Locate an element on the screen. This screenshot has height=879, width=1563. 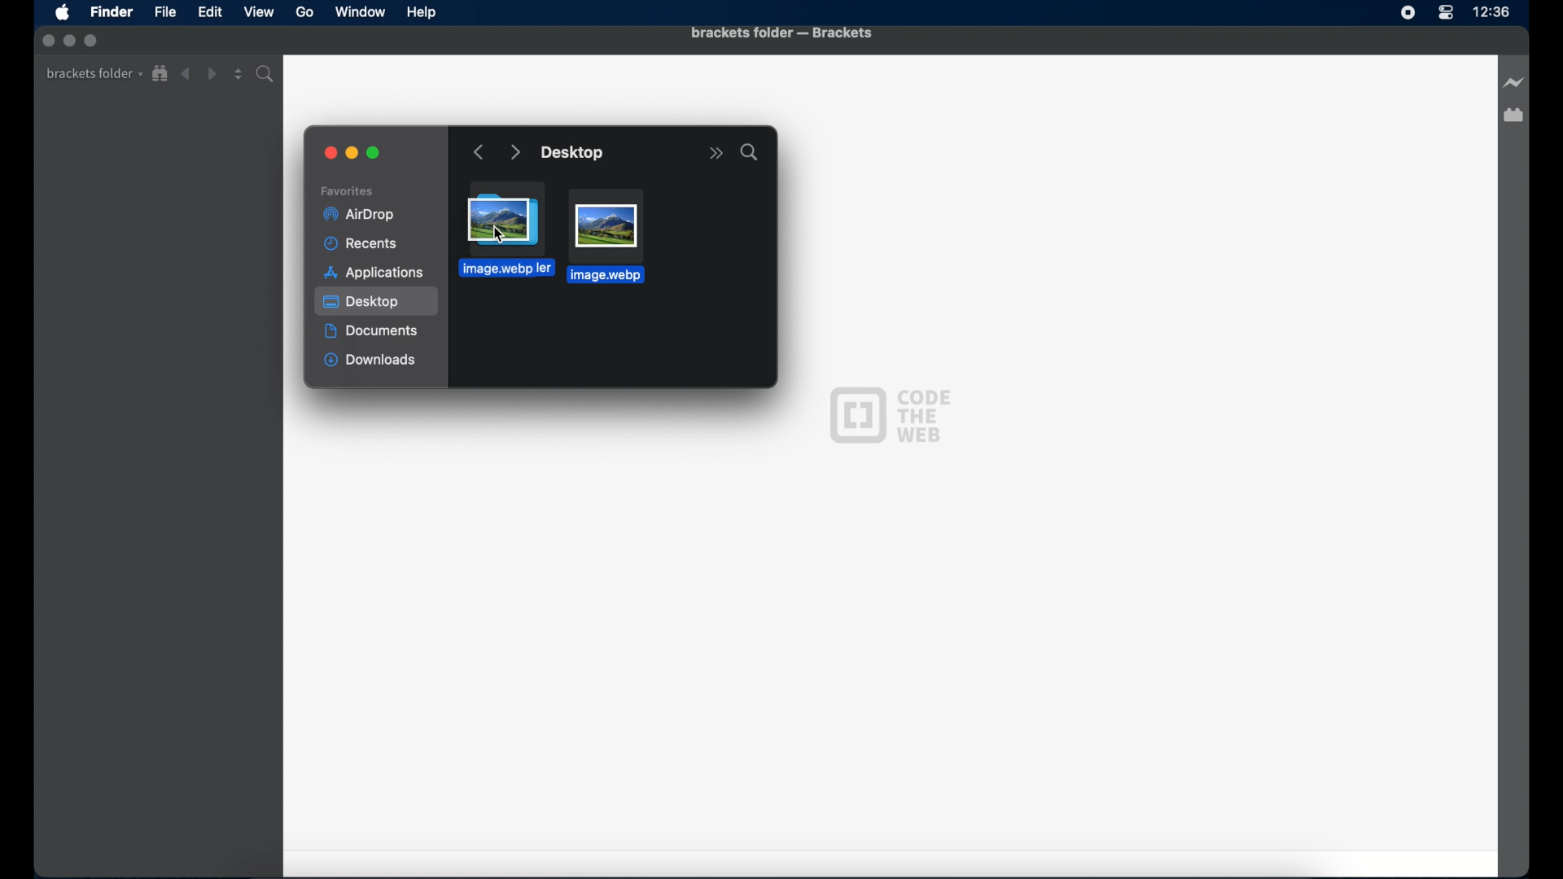
image.webp.ler is located at coordinates (495, 265).